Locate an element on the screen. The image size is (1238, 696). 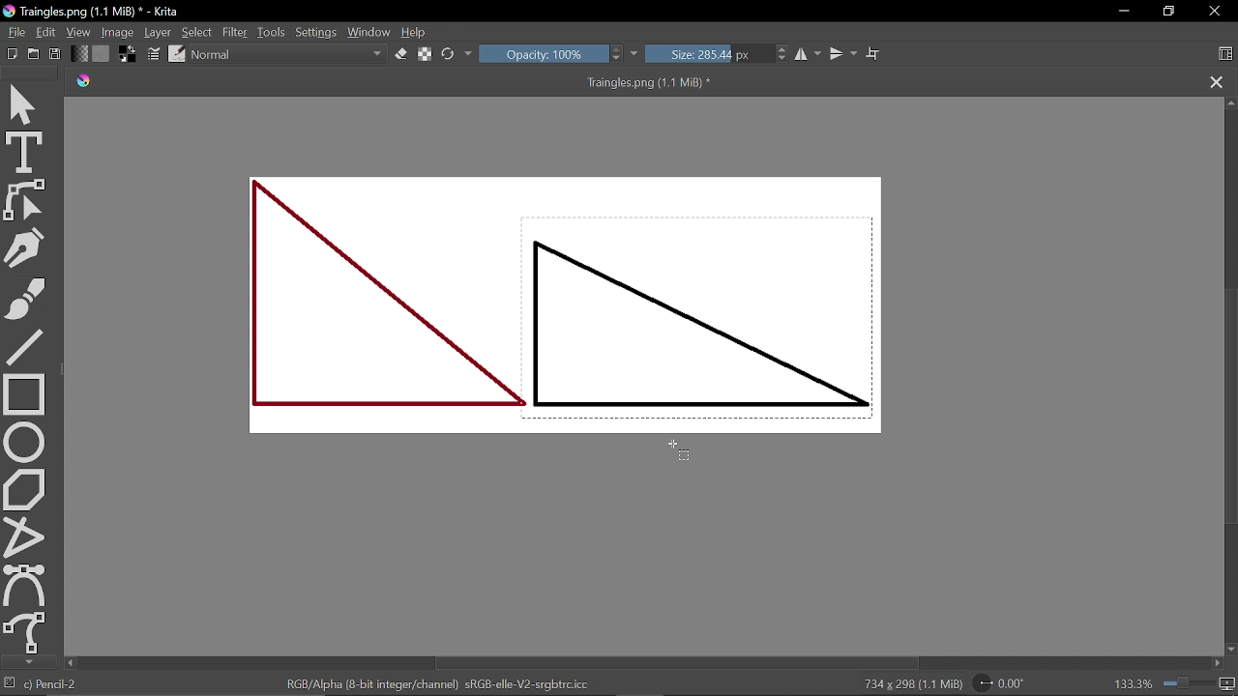
Edit brush preset is located at coordinates (178, 55).